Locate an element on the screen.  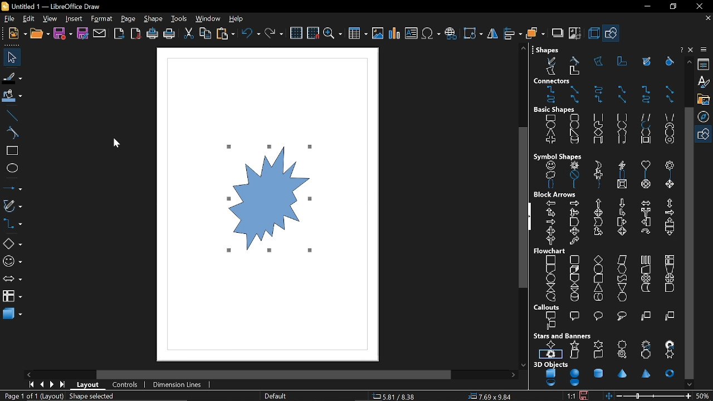
Insert image is located at coordinates (378, 33).